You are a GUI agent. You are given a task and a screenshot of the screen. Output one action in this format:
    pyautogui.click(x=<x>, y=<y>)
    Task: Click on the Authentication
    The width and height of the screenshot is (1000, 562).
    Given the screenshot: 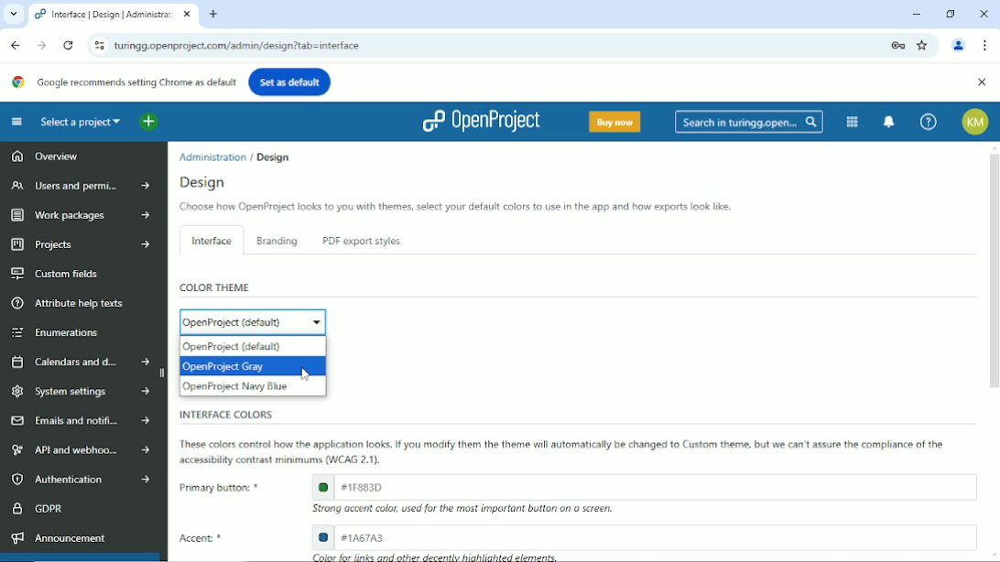 What is the action you would take?
    pyautogui.click(x=79, y=480)
    